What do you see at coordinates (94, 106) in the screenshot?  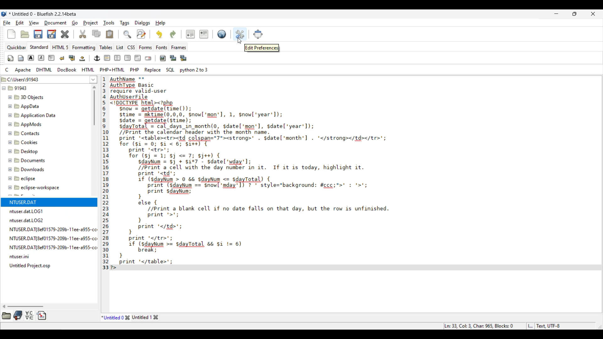 I see `Vertical slide bar` at bounding box center [94, 106].